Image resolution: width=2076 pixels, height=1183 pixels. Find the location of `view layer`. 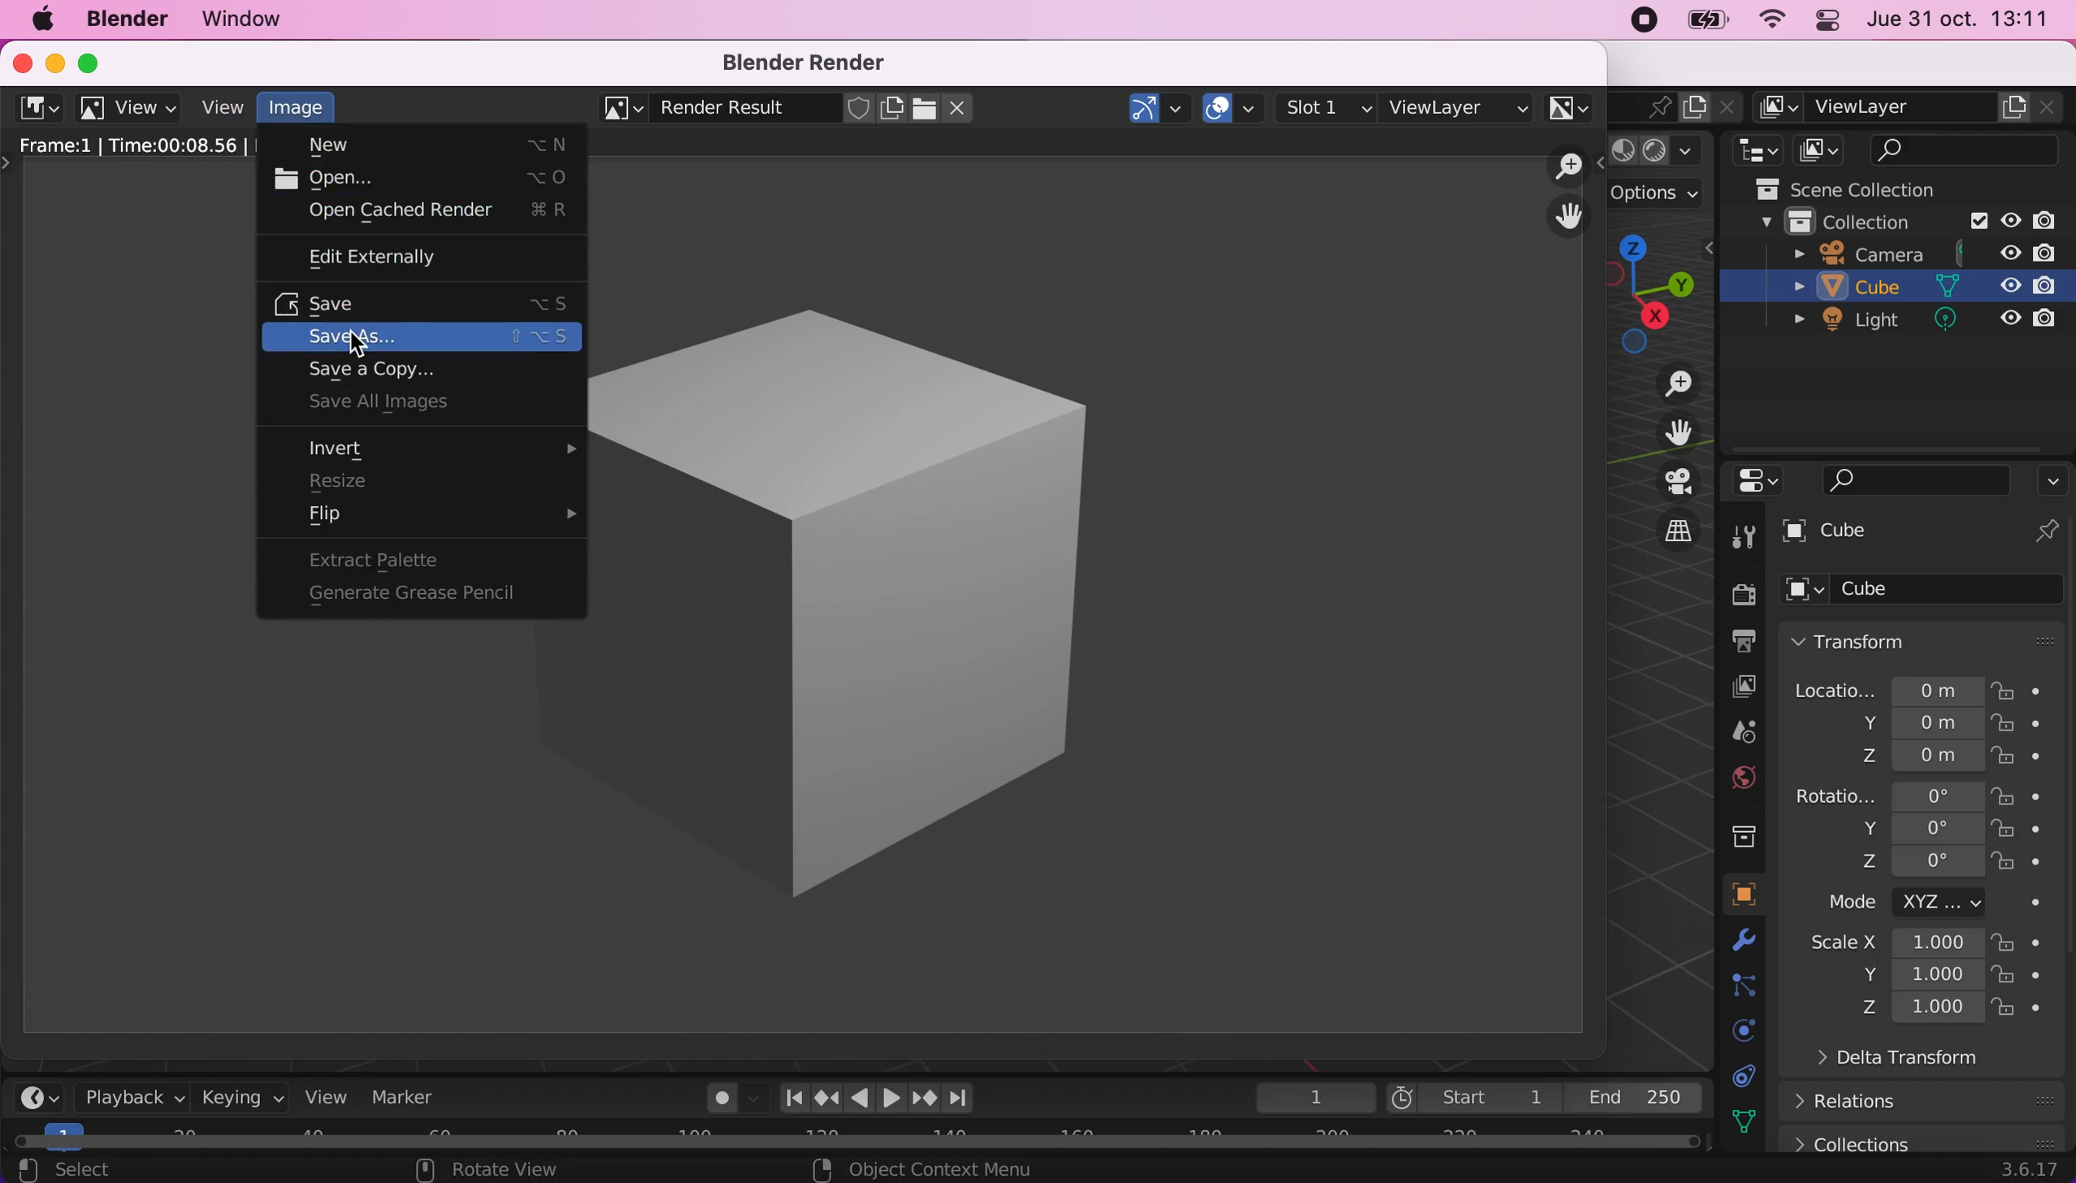

view layer is located at coordinates (1458, 105).